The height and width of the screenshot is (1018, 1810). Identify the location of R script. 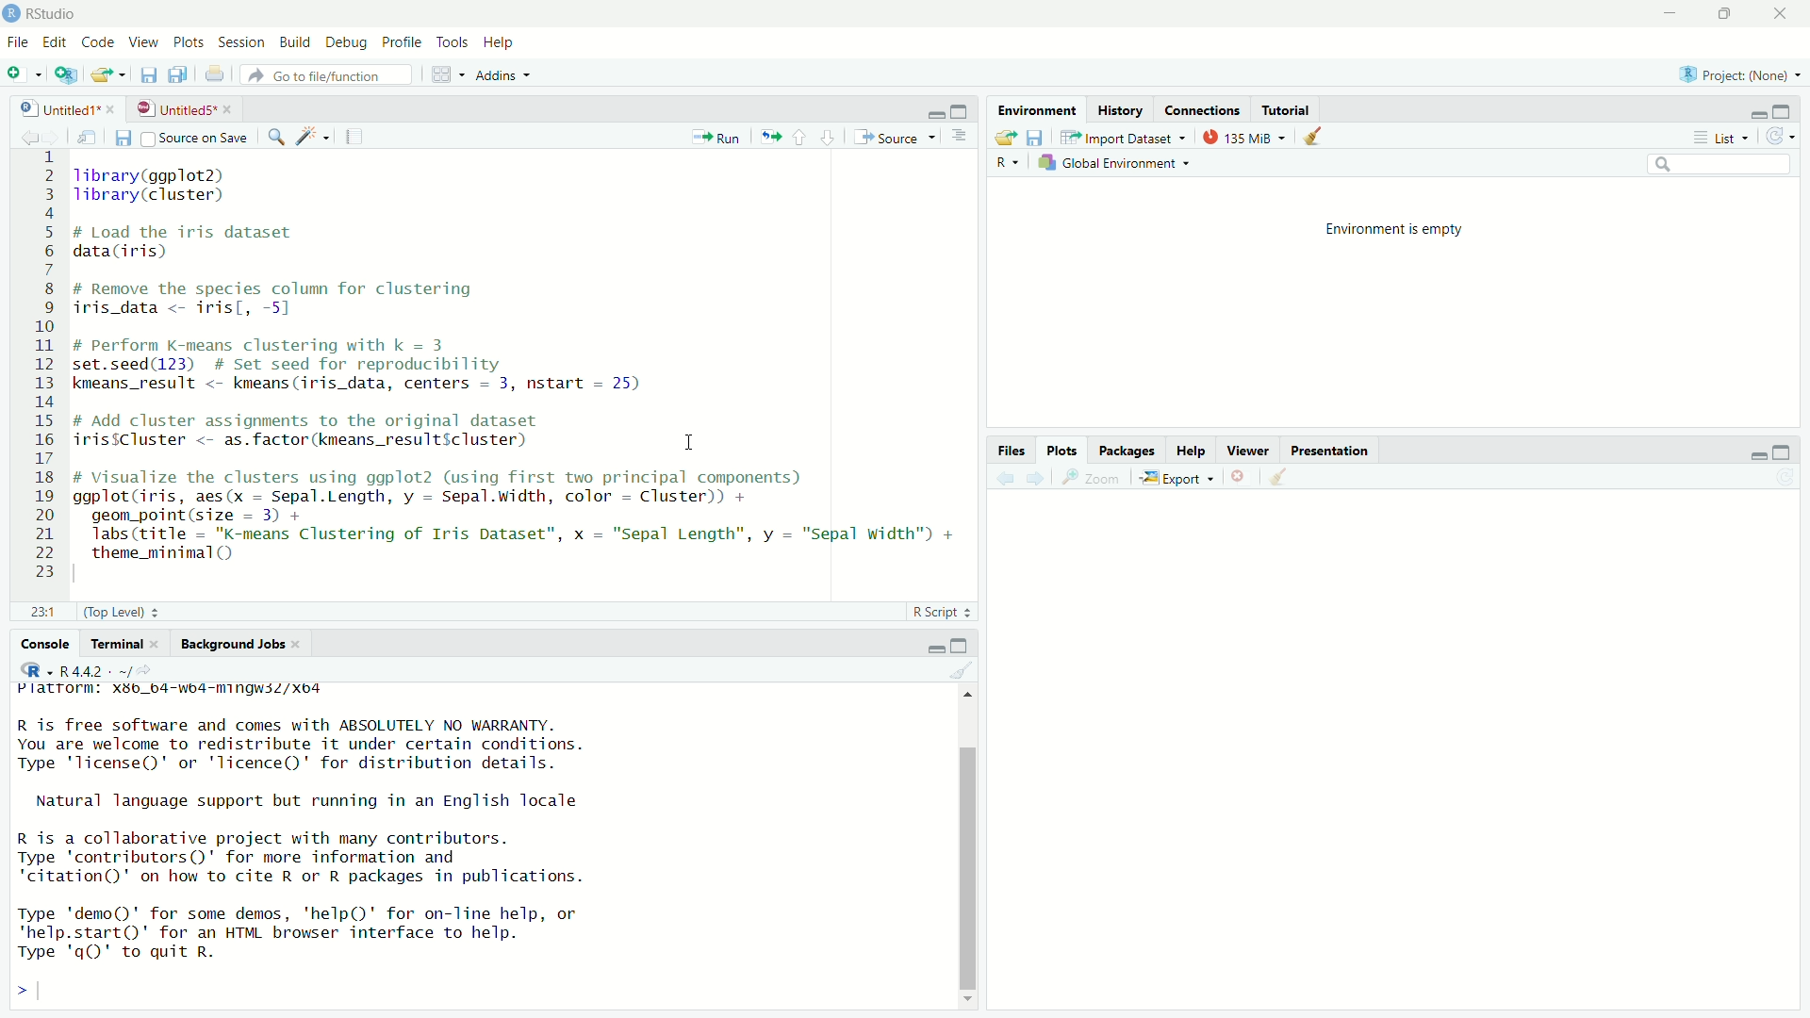
(941, 609).